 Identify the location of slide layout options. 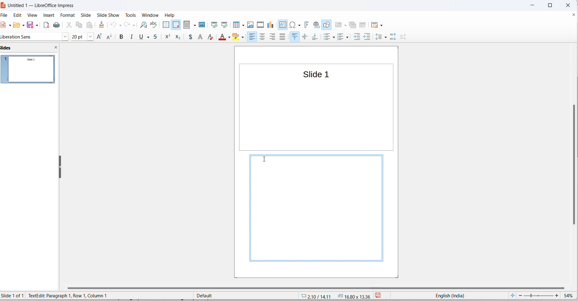
(382, 25).